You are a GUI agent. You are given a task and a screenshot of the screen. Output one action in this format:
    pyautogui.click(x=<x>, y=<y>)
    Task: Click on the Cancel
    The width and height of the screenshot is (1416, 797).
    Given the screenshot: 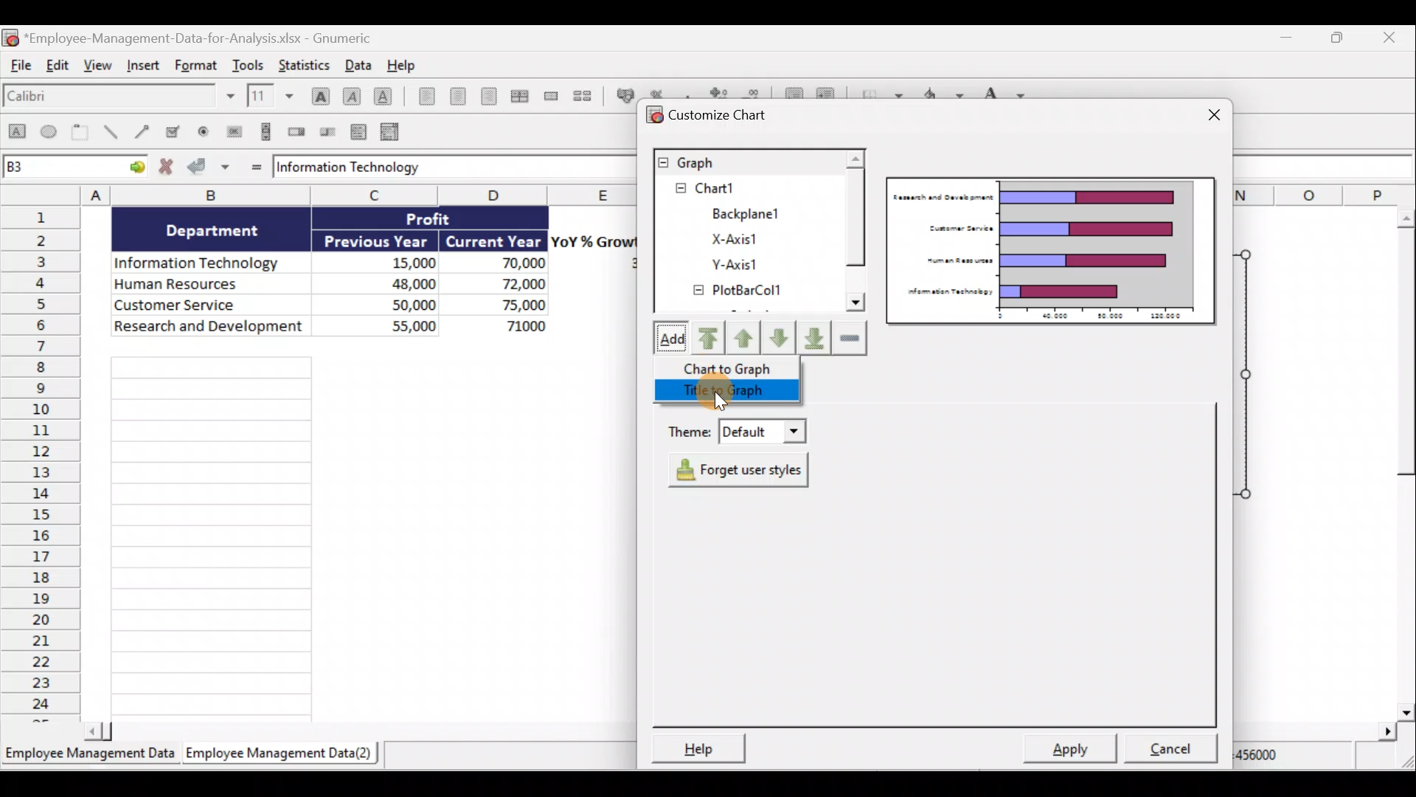 What is the action you would take?
    pyautogui.click(x=1165, y=749)
    